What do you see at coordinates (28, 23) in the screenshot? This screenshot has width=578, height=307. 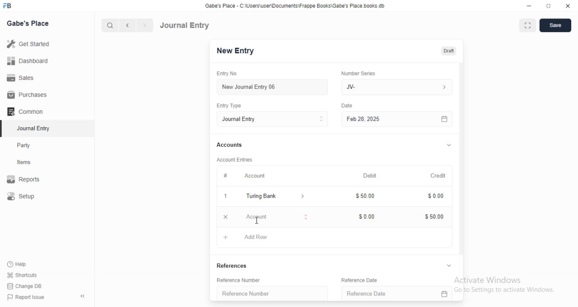 I see `Gabe's Place` at bounding box center [28, 23].